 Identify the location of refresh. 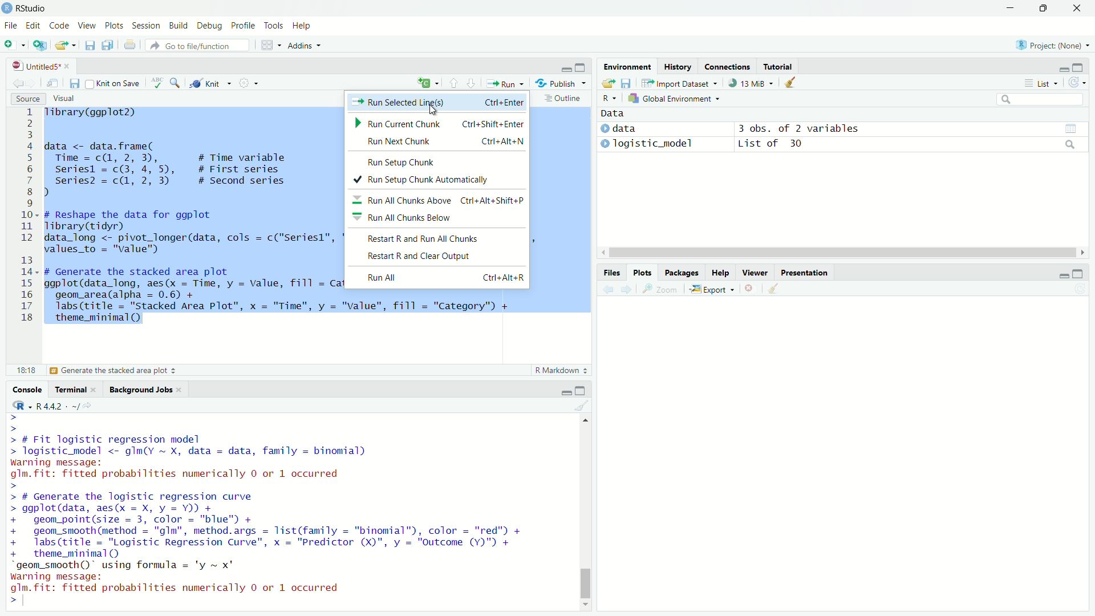
(1076, 83).